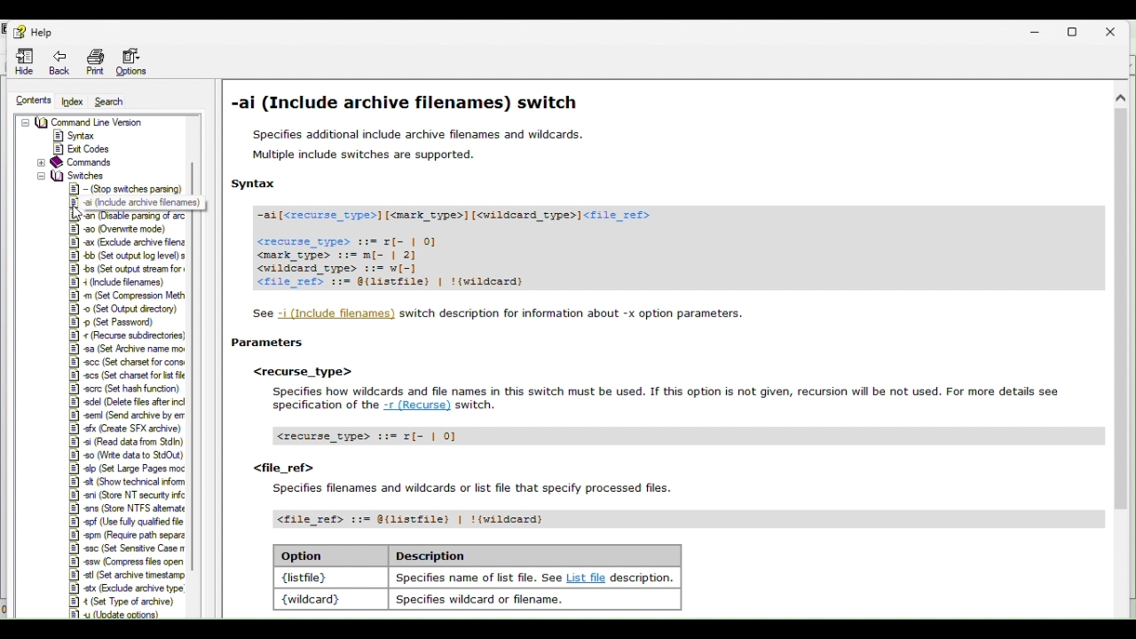 The width and height of the screenshot is (1136, 639). What do you see at coordinates (128, 468) in the screenshot?
I see `set large pages` at bounding box center [128, 468].